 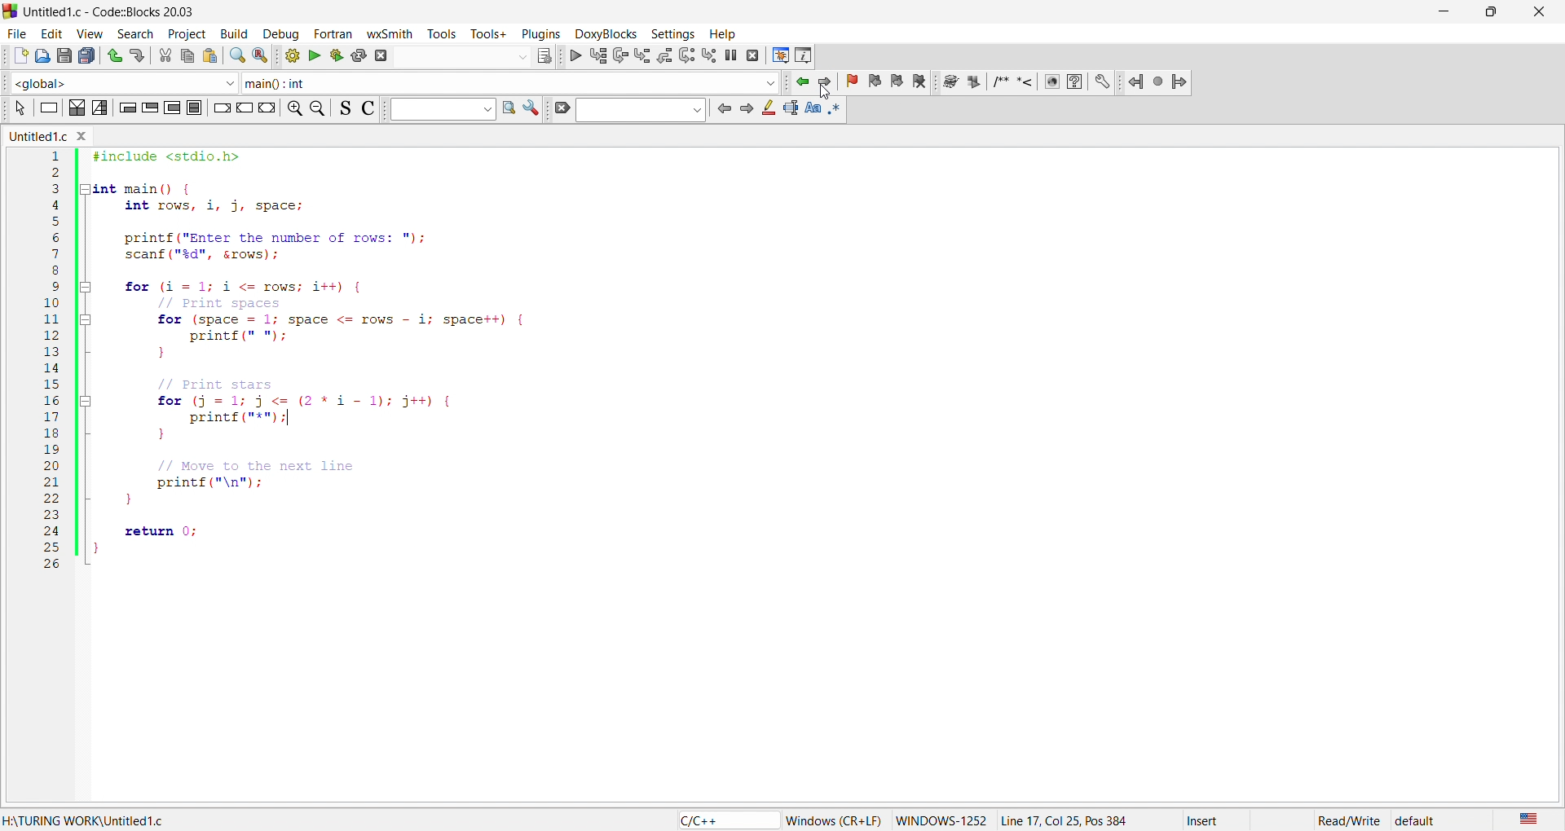 What do you see at coordinates (193, 110) in the screenshot?
I see `icon` at bounding box center [193, 110].